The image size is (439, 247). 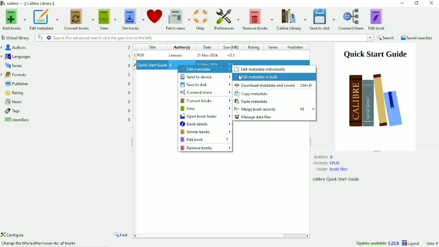 What do you see at coordinates (205, 139) in the screenshot?
I see `Edit book` at bounding box center [205, 139].